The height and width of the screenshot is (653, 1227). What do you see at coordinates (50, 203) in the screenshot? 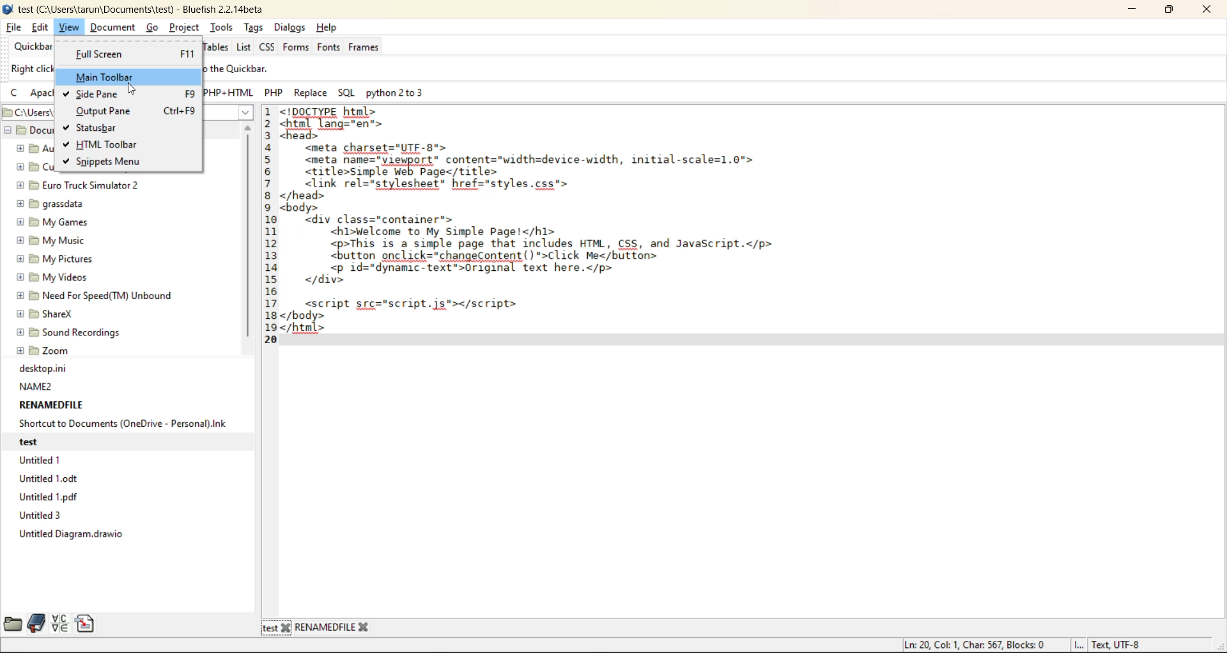
I see `@ [9 grassdata` at bounding box center [50, 203].